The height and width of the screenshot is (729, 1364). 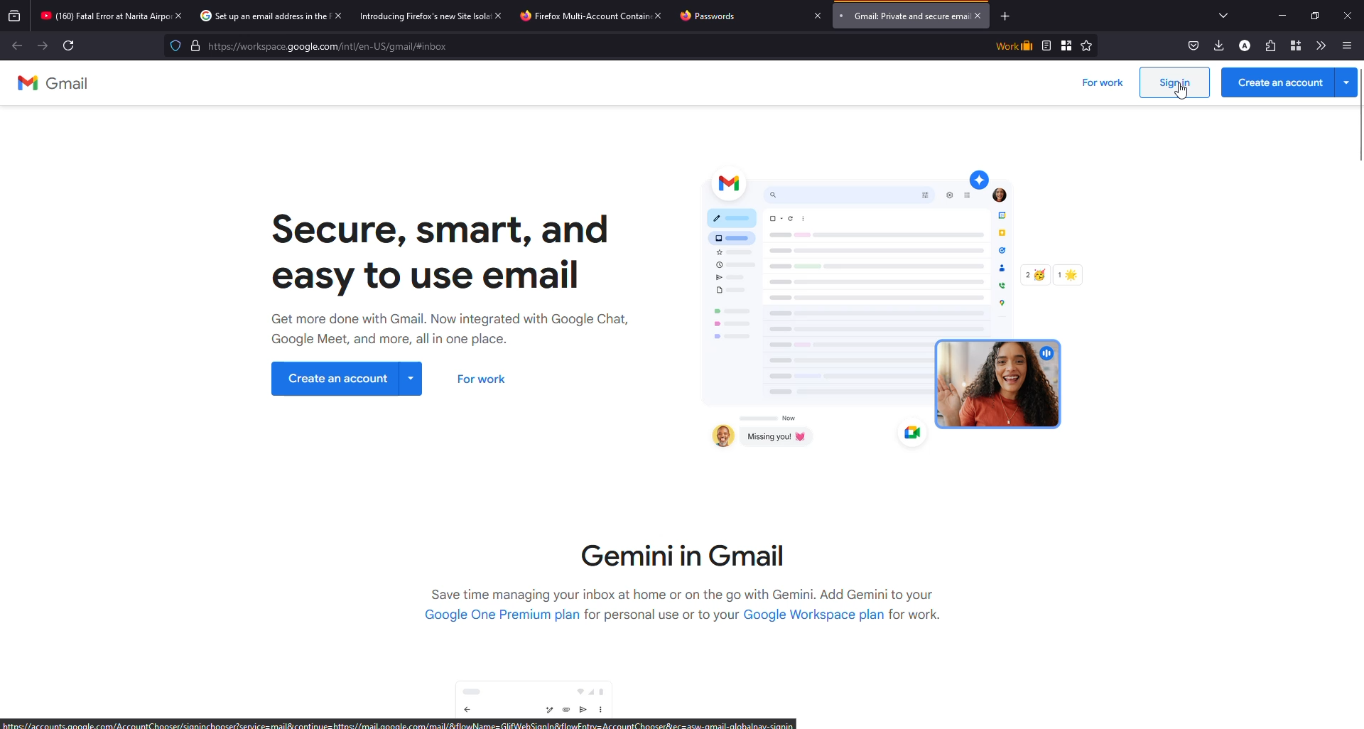 What do you see at coordinates (658, 15) in the screenshot?
I see `close` at bounding box center [658, 15].